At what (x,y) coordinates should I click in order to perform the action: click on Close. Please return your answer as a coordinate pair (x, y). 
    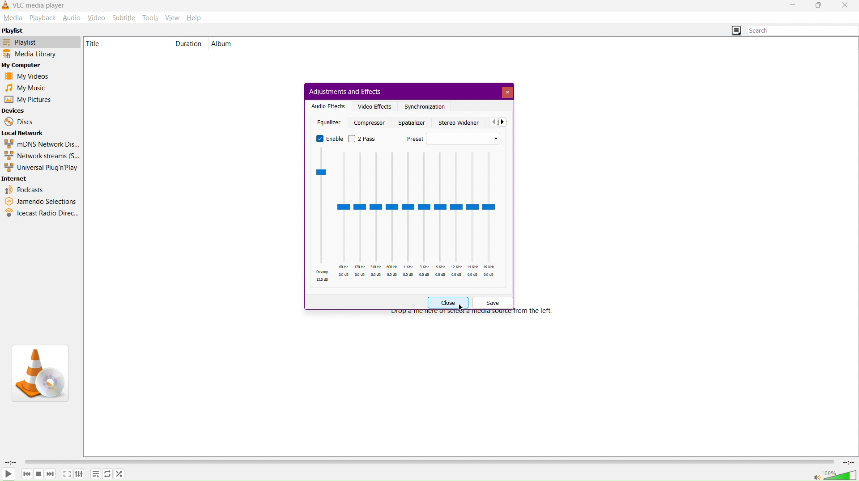
    Looking at the image, I should click on (447, 303).